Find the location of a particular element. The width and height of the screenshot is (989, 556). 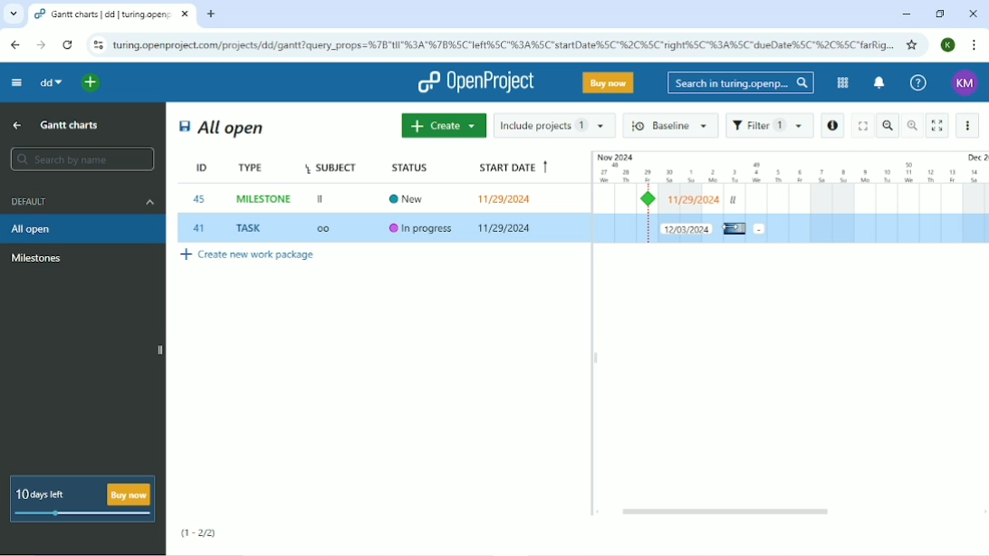

Site is located at coordinates (504, 44).